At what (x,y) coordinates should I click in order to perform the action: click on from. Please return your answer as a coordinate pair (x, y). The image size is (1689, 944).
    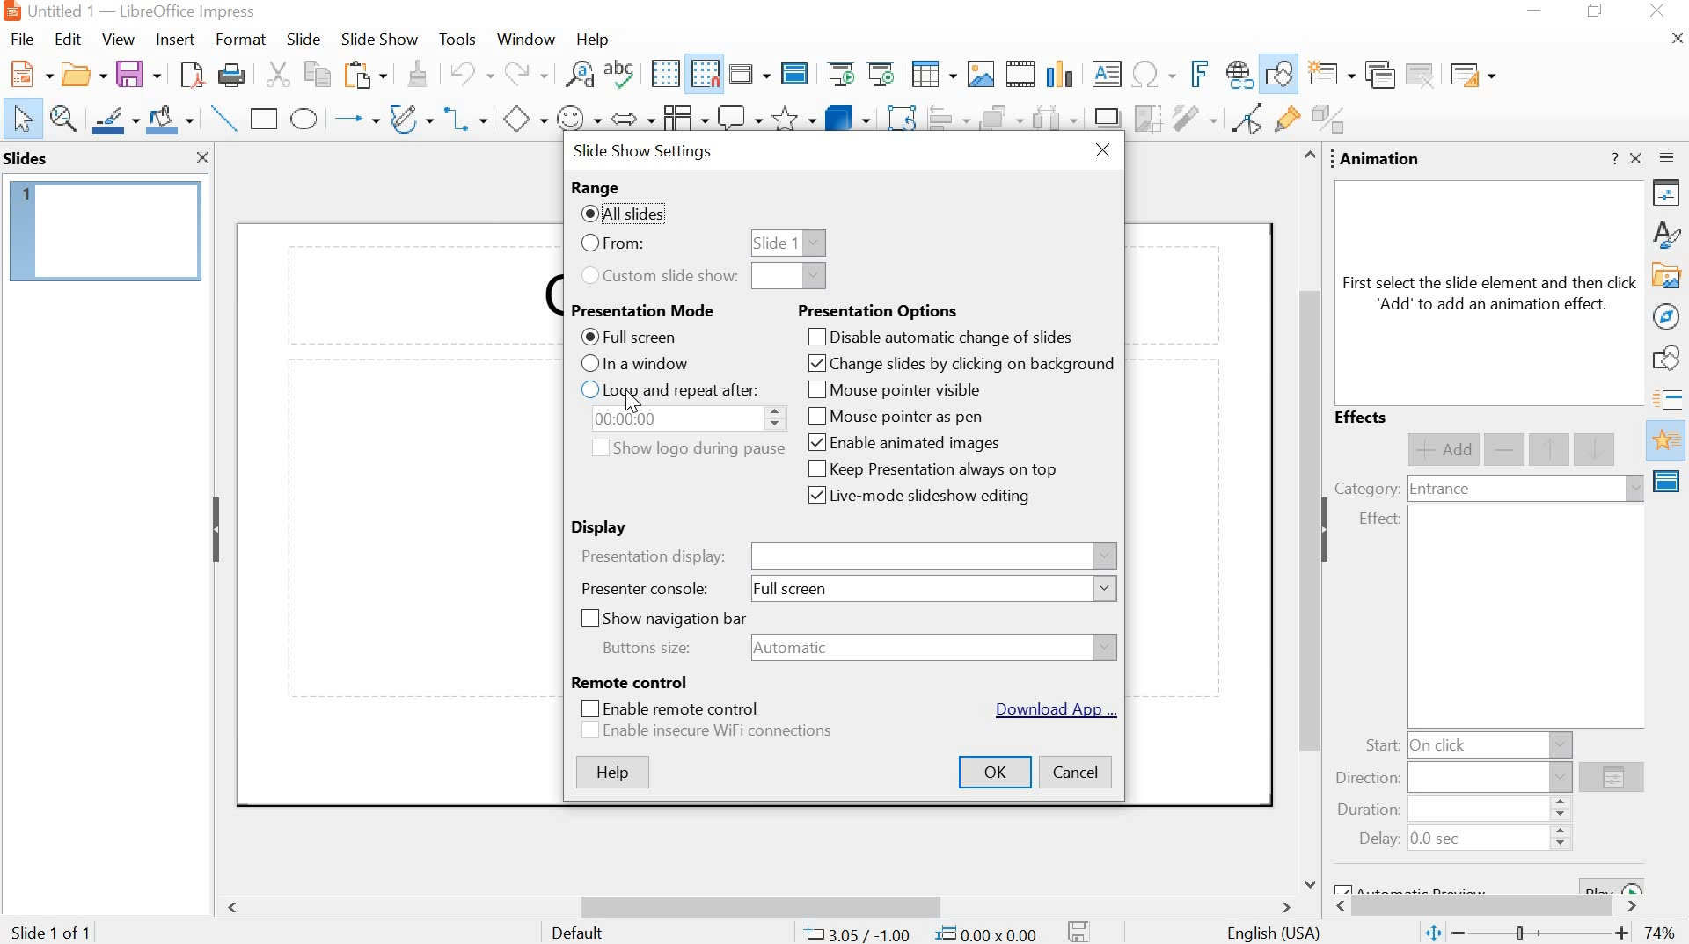
    Looking at the image, I should click on (611, 244).